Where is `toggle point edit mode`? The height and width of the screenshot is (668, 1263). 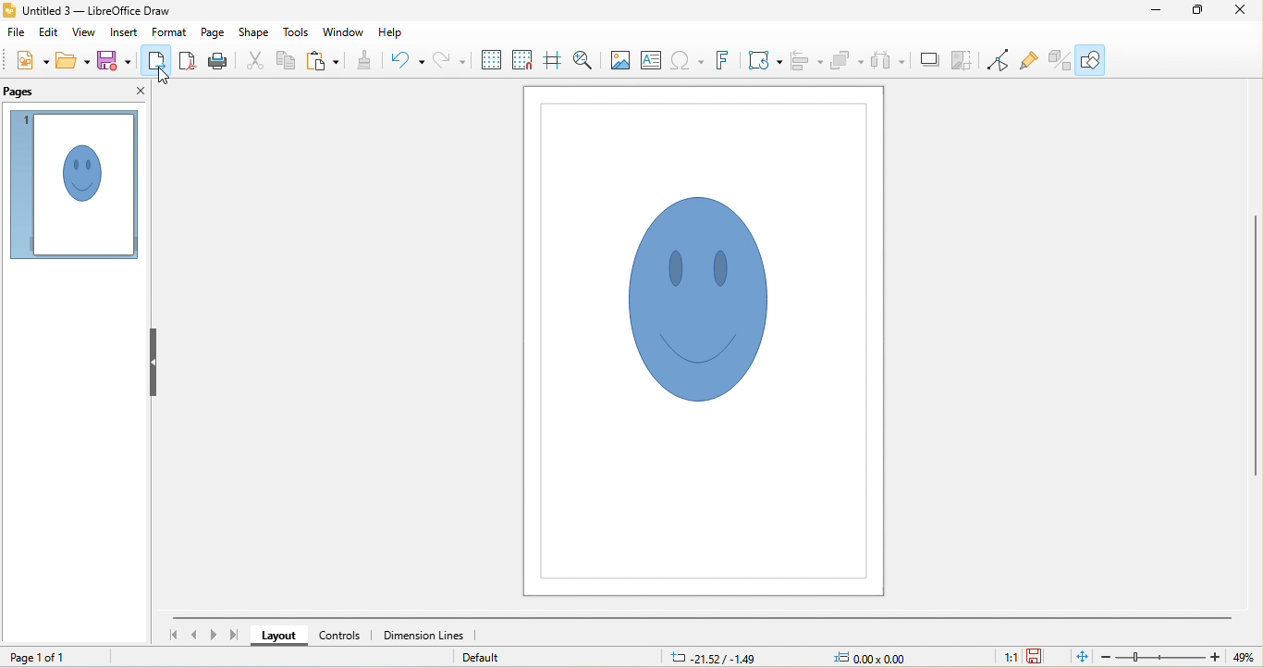
toggle point edit mode is located at coordinates (999, 62).